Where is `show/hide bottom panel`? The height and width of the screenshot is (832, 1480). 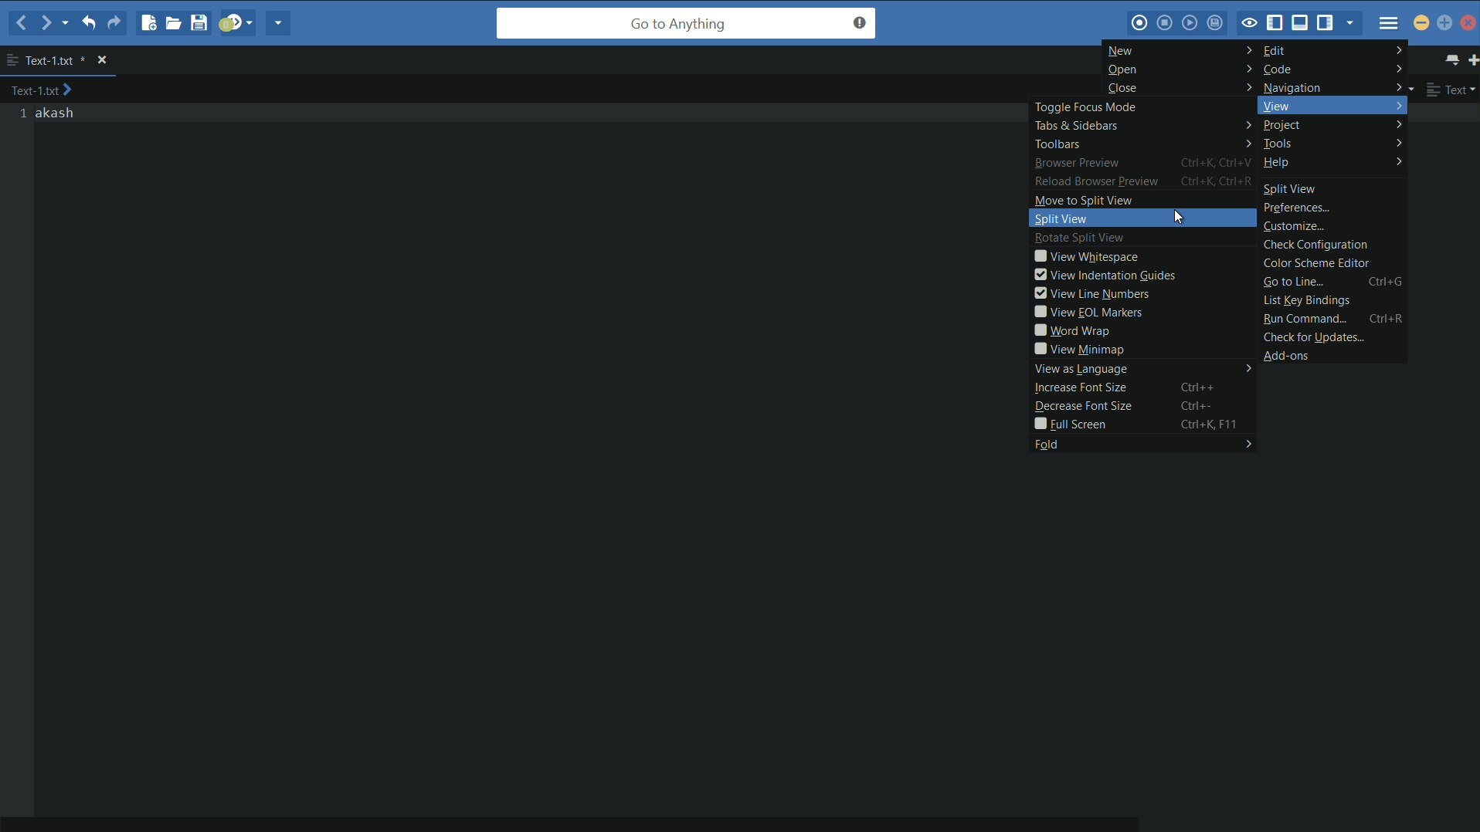
show/hide bottom panel is located at coordinates (1303, 22).